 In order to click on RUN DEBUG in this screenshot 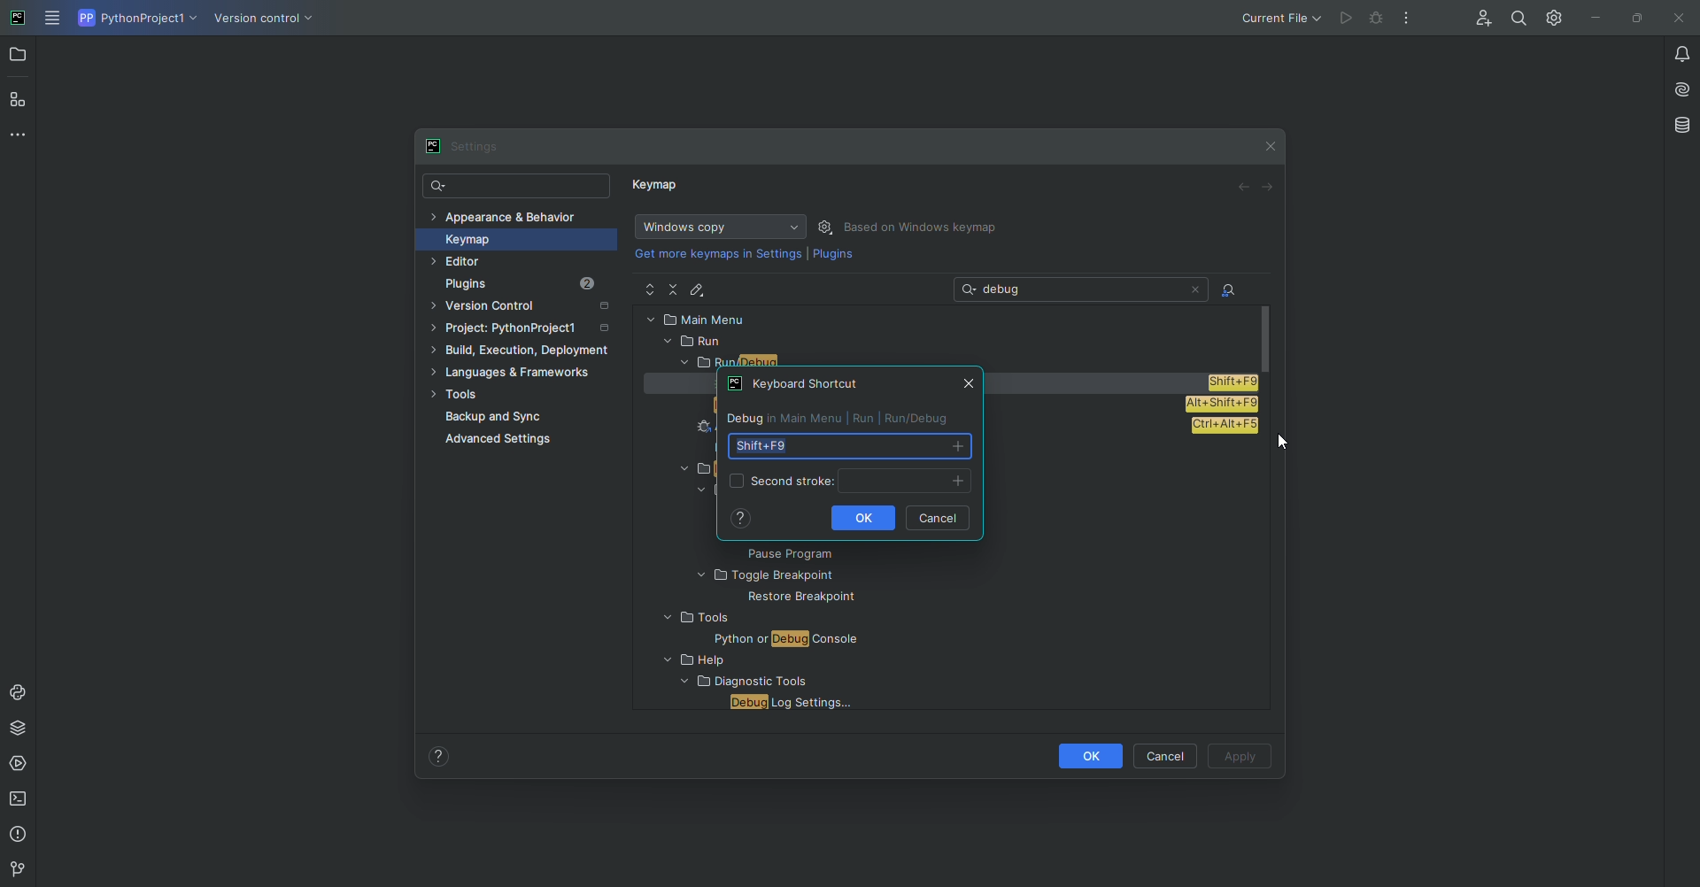, I will do `click(960, 359)`.